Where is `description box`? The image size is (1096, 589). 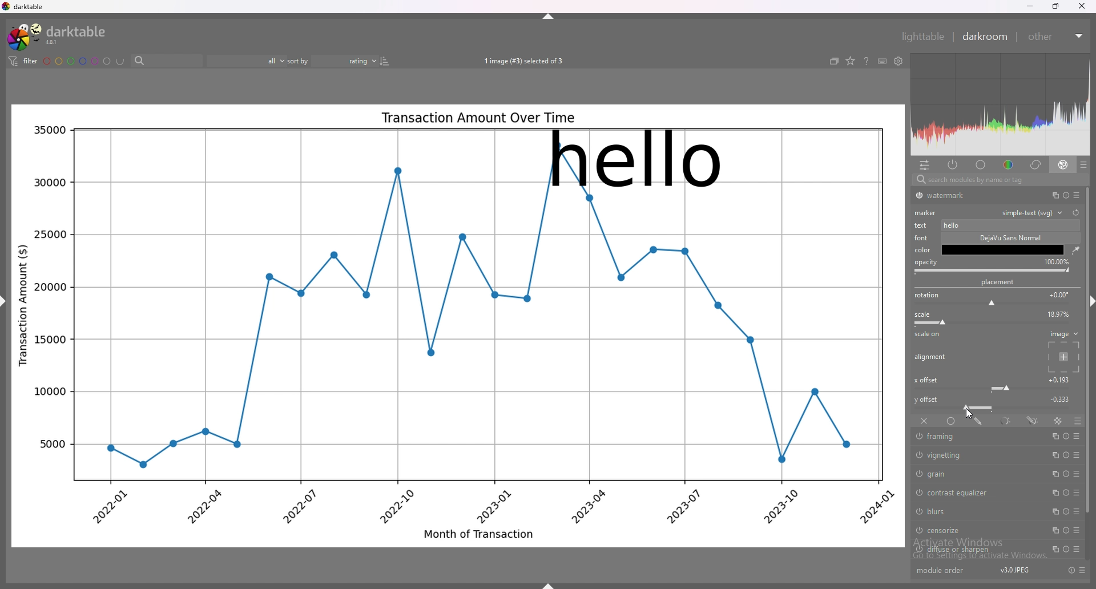 description box is located at coordinates (1004, 244).